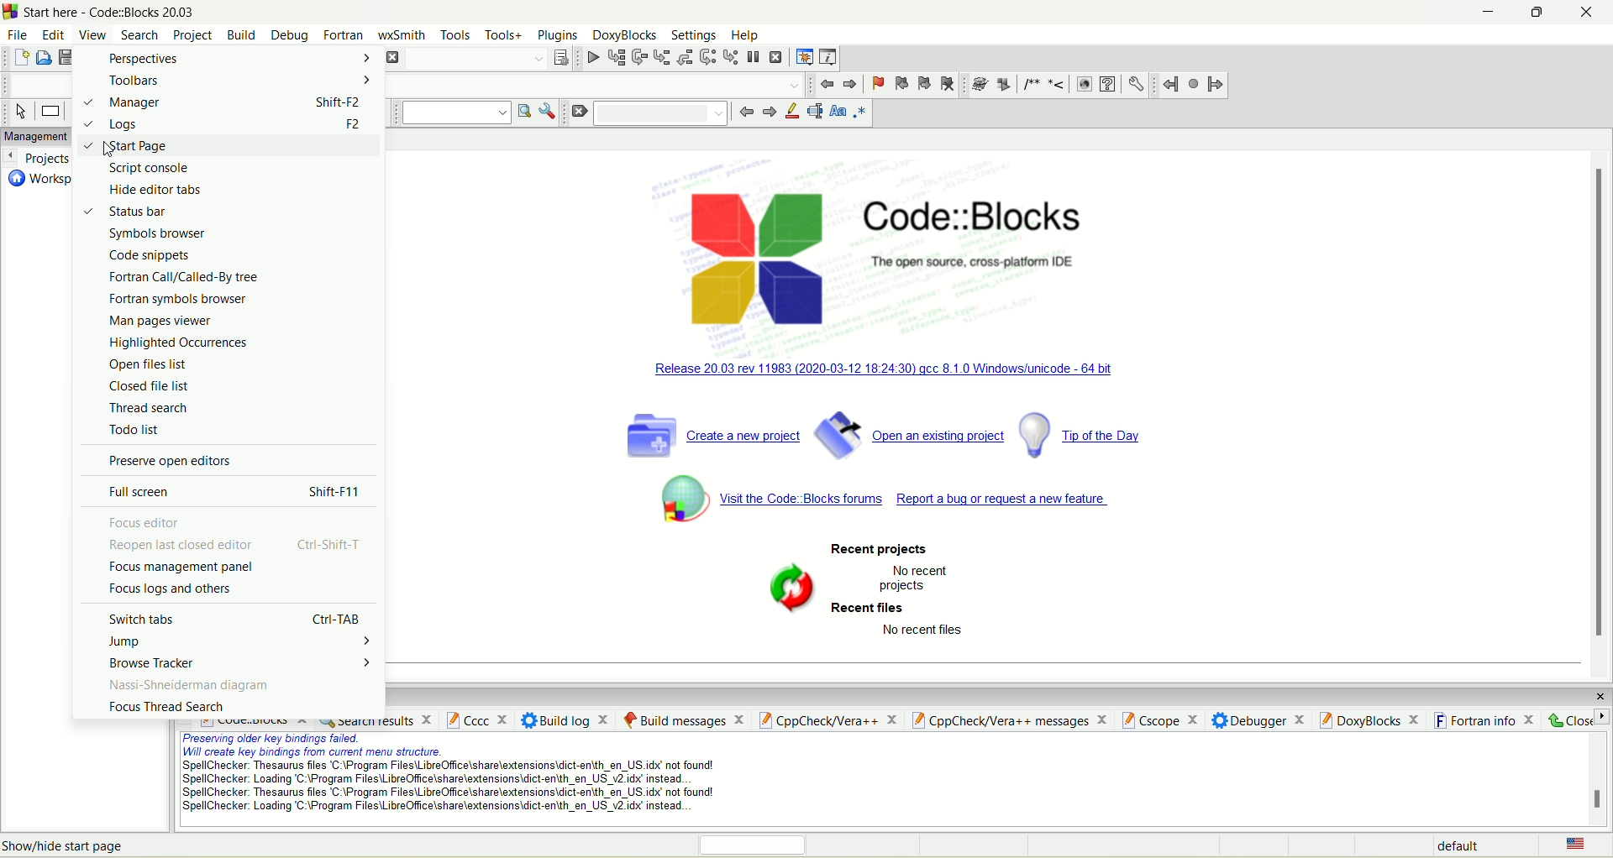 This screenshot has height=858, width=1613. Describe the element at coordinates (1576, 718) in the screenshot. I see `close` at that location.